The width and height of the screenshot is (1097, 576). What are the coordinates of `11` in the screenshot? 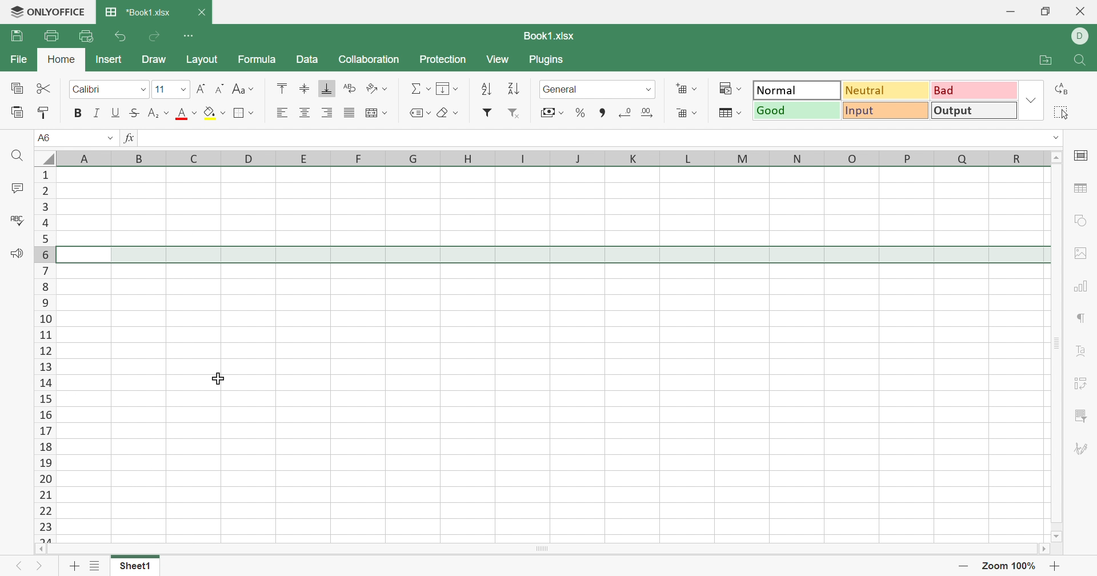 It's located at (160, 89).